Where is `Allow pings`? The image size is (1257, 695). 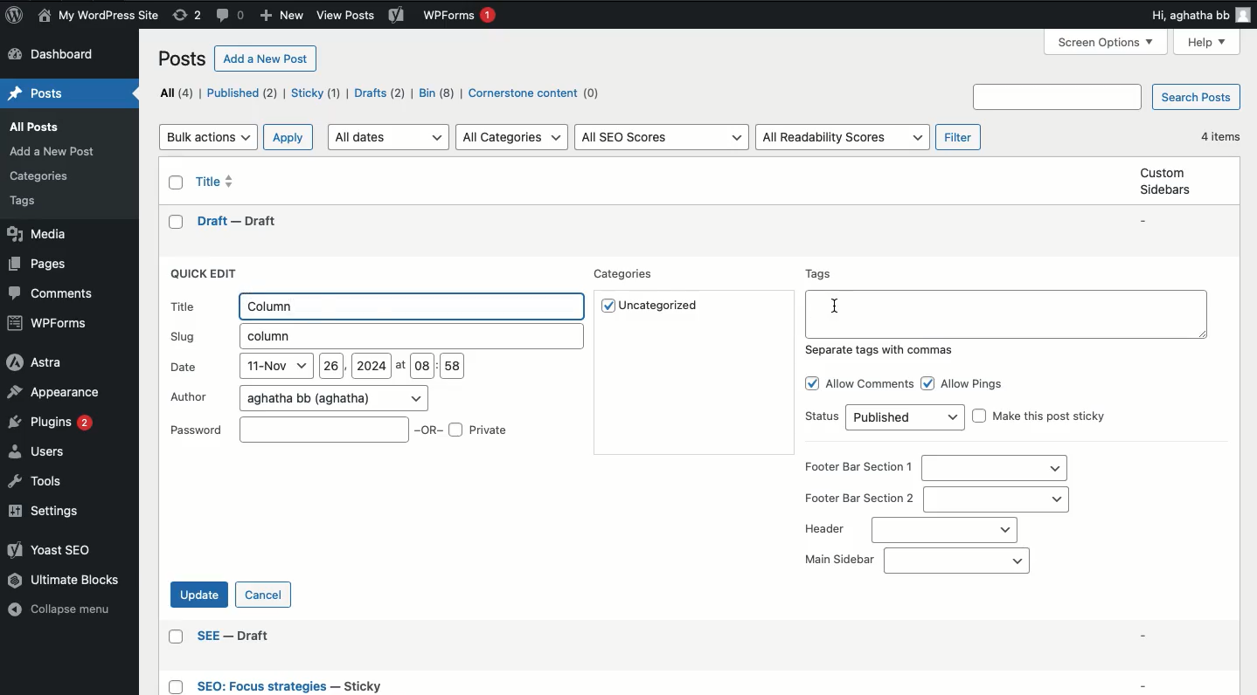 Allow pings is located at coordinates (964, 386).